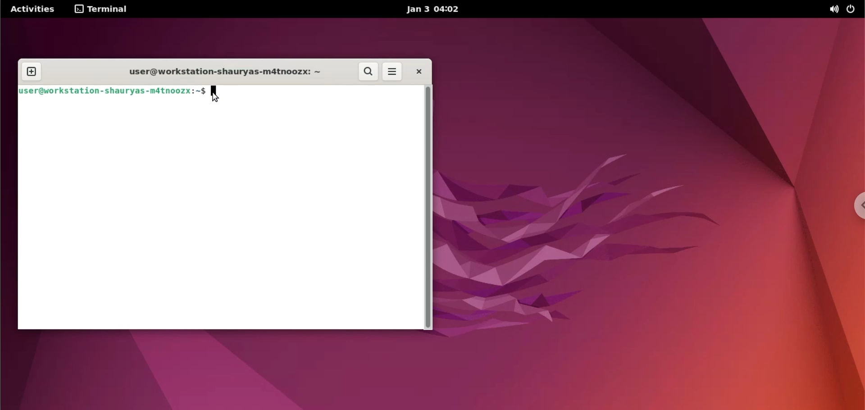 The width and height of the screenshot is (865, 410). Describe the element at coordinates (32, 71) in the screenshot. I see `new tab` at that location.